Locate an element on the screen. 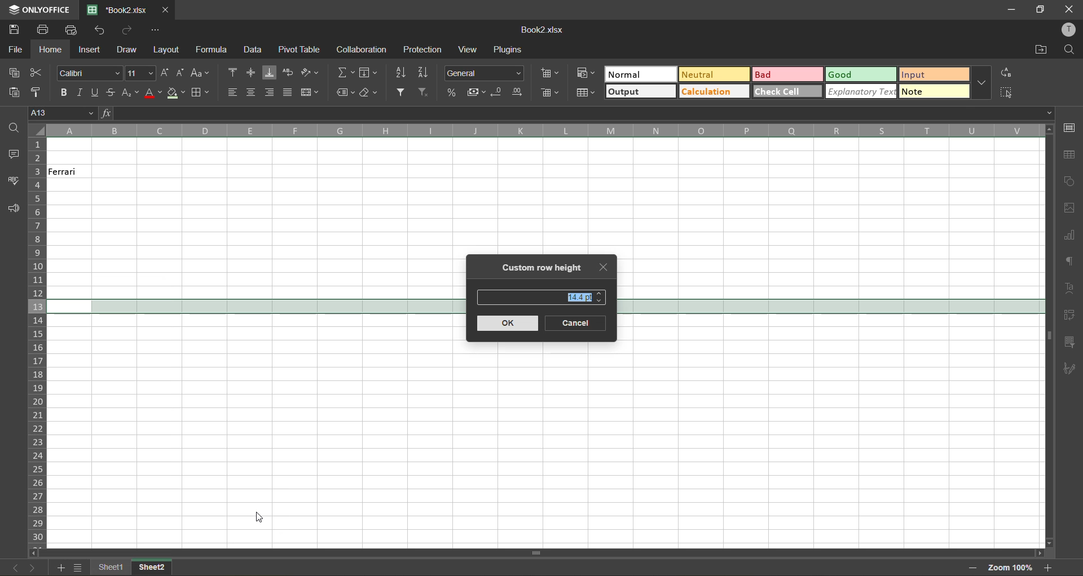 The width and height of the screenshot is (1083, 576). quick print is located at coordinates (73, 30).